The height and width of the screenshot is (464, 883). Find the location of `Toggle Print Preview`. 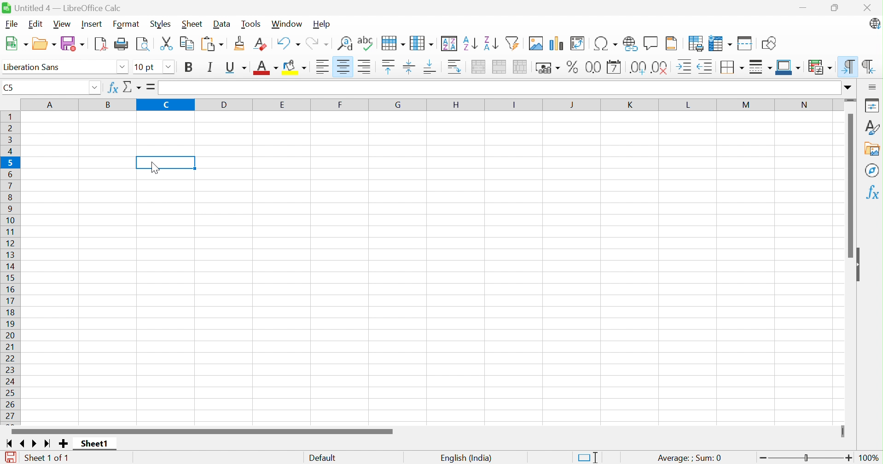

Toggle Print Preview is located at coordinates (144, 43).